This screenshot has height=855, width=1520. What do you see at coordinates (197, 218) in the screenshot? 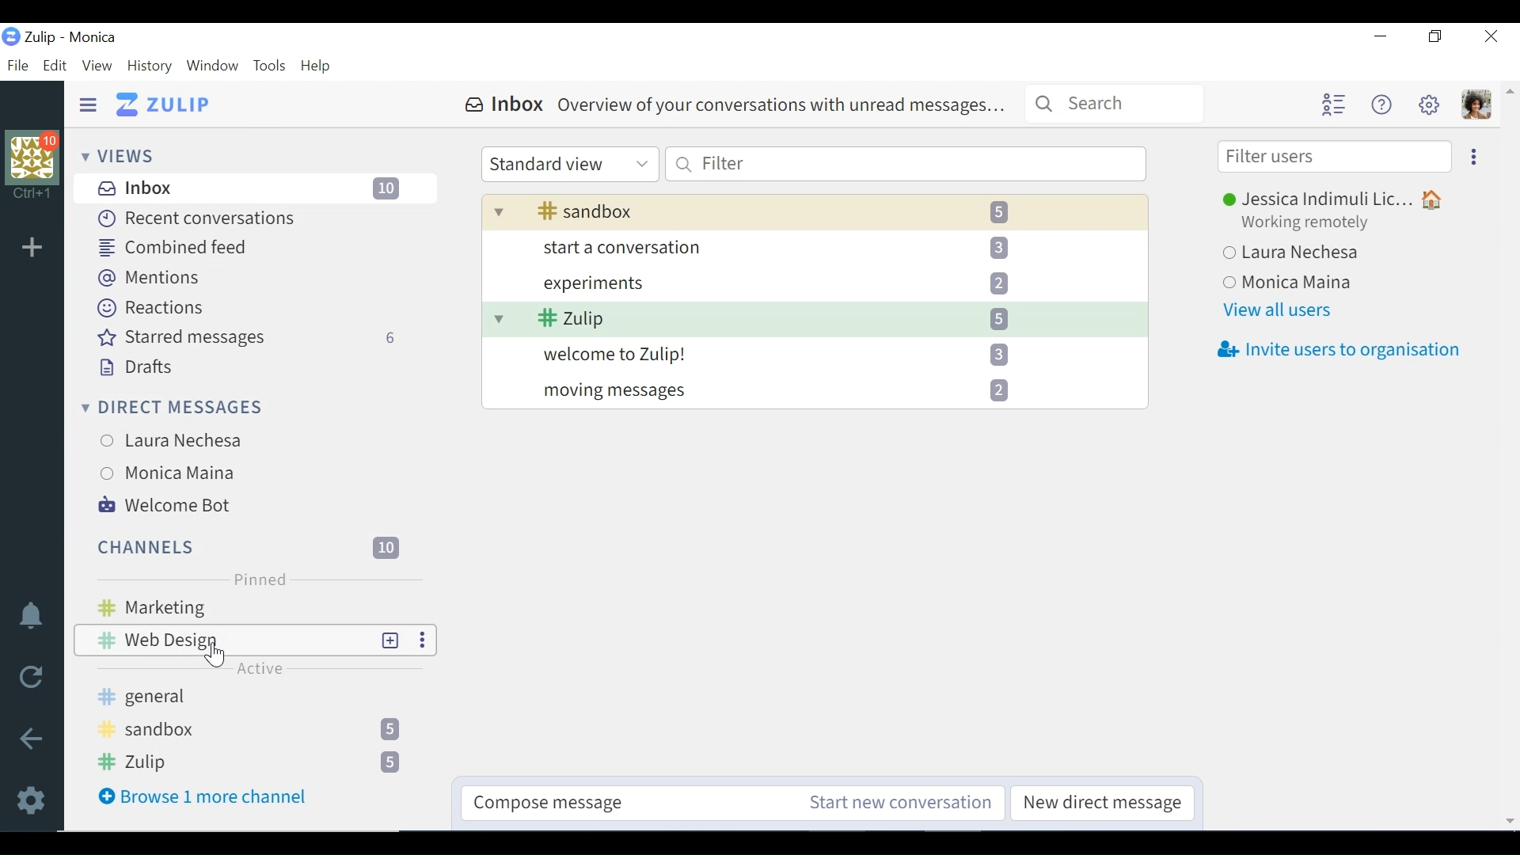
I see `Recent conversations` at bounding box center [197, 218].